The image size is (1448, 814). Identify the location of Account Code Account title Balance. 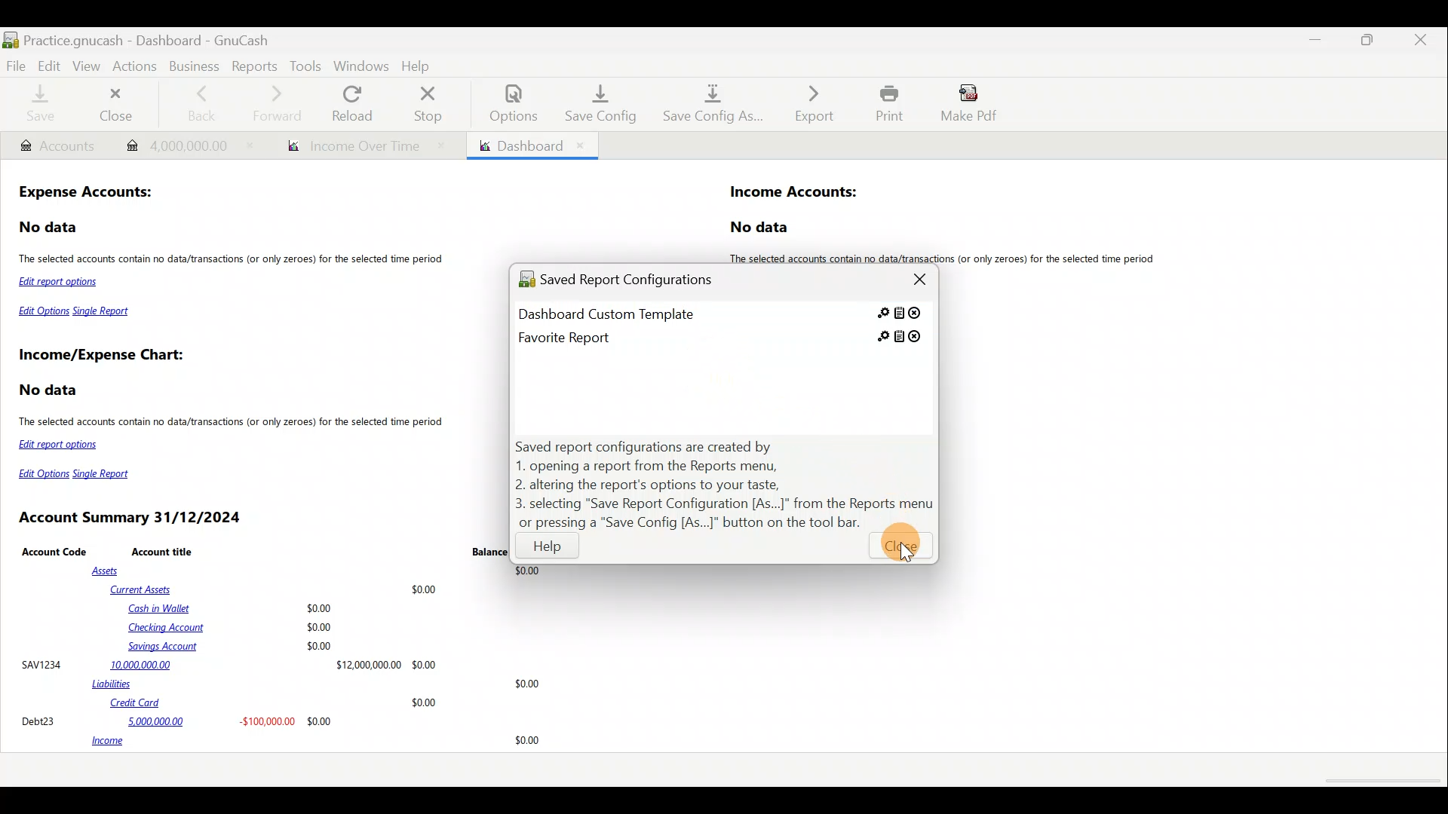
(265, 551).